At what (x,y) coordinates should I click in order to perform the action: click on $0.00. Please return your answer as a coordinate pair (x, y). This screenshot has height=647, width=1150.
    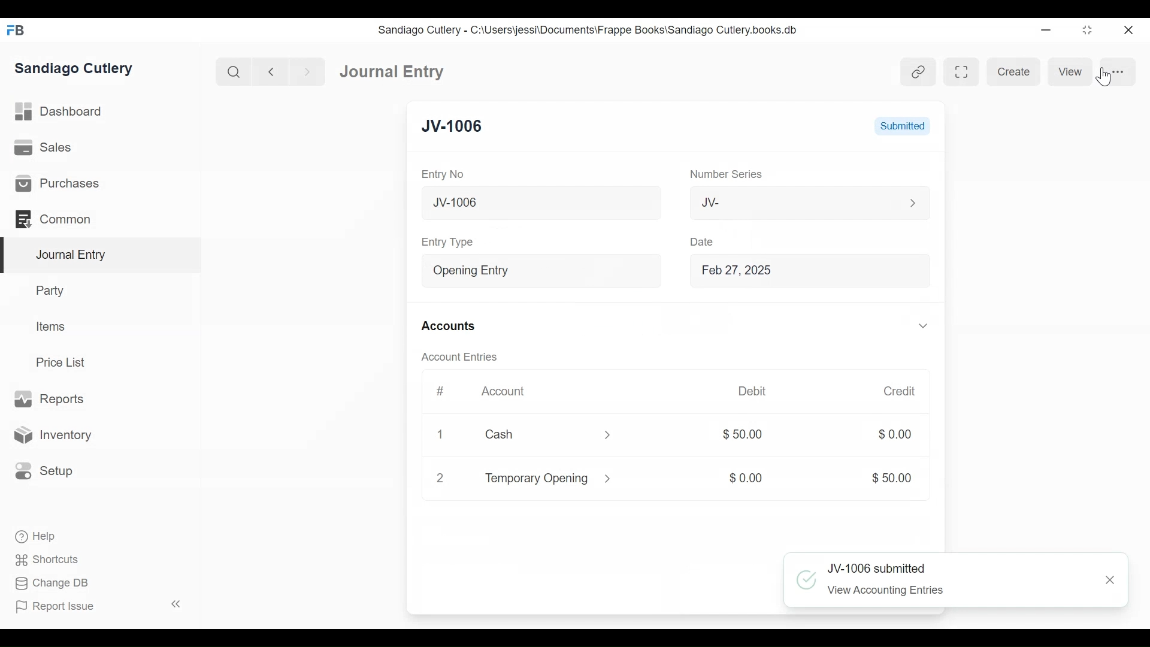
    Looking at the image, I should click on (886, 434).